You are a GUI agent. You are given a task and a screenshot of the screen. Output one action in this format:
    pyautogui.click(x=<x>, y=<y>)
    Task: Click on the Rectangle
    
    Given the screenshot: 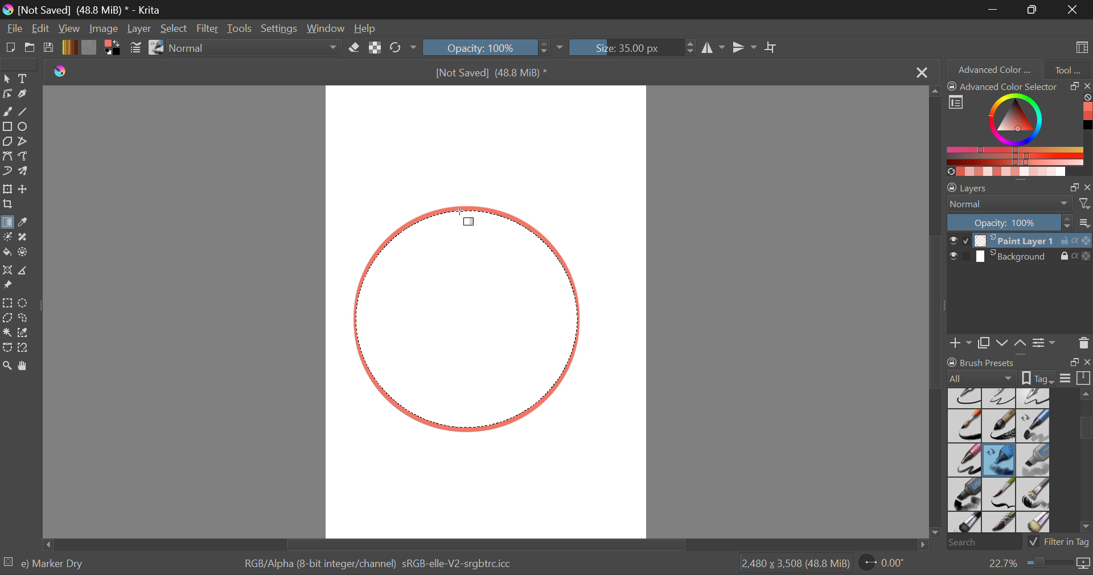 What is the action you would take?
    pyautogui.click(x=7, y=127)
    